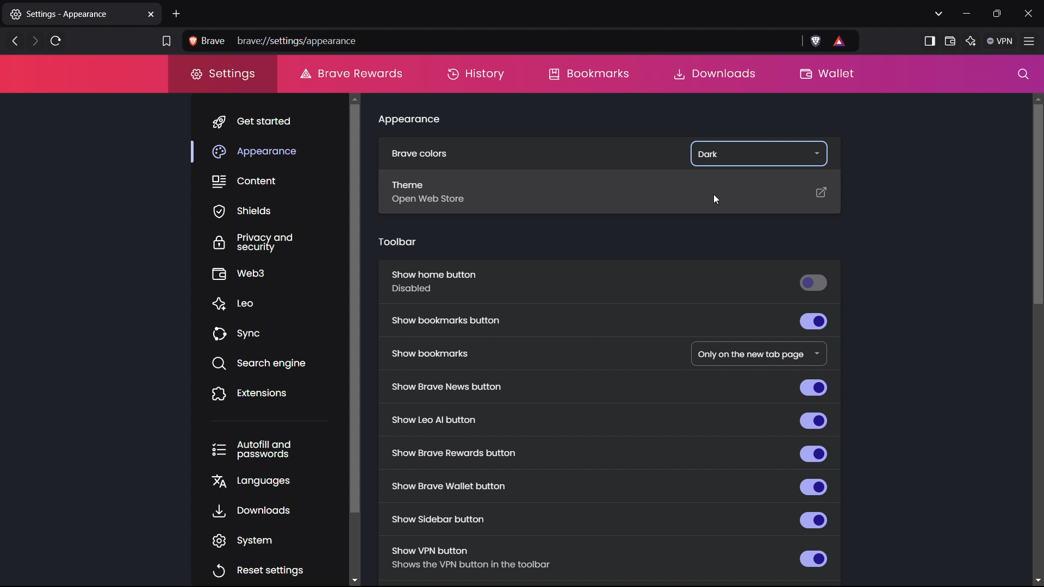 The height and width of the screenshot is (587, 1044). I want to click on toolbar, so click(397, 241).